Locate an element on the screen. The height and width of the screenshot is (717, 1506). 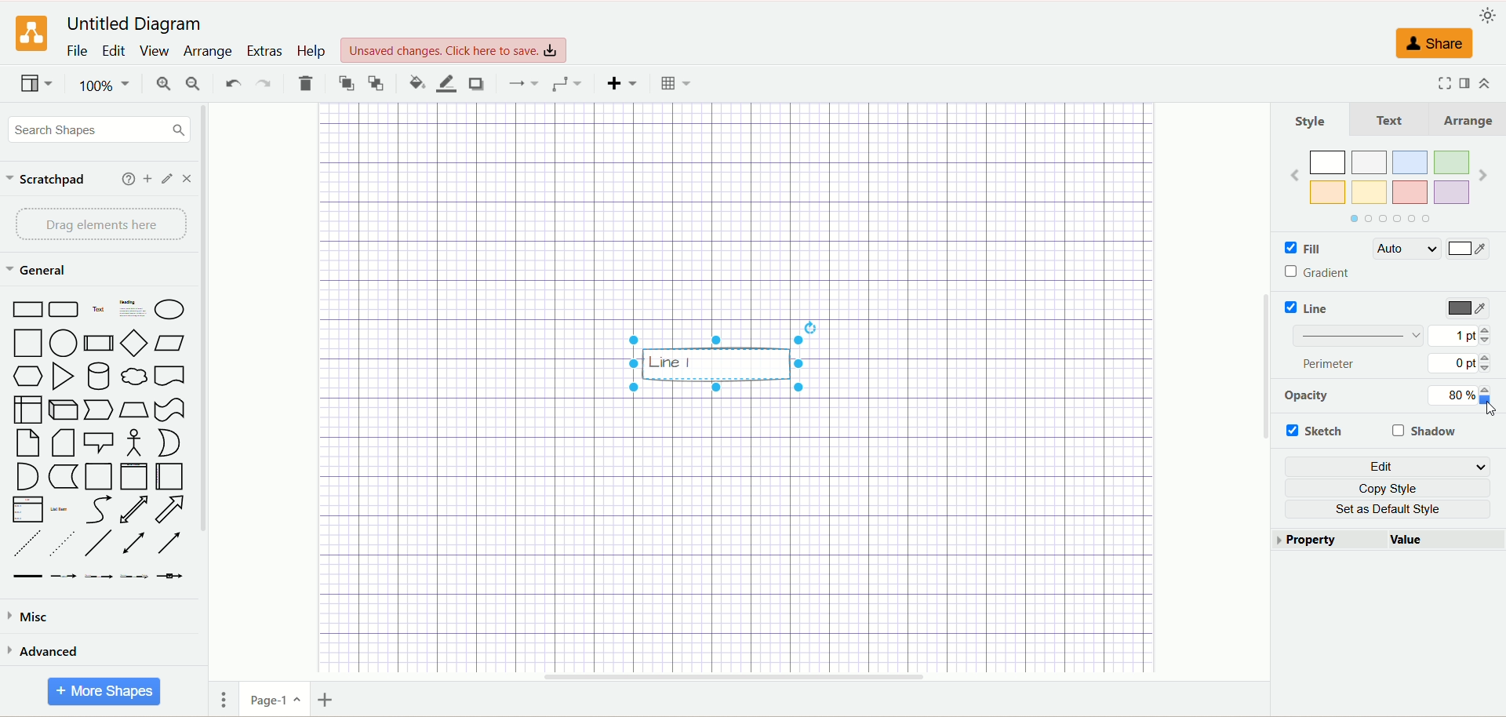
shadow is located at coordinates (477, 83).